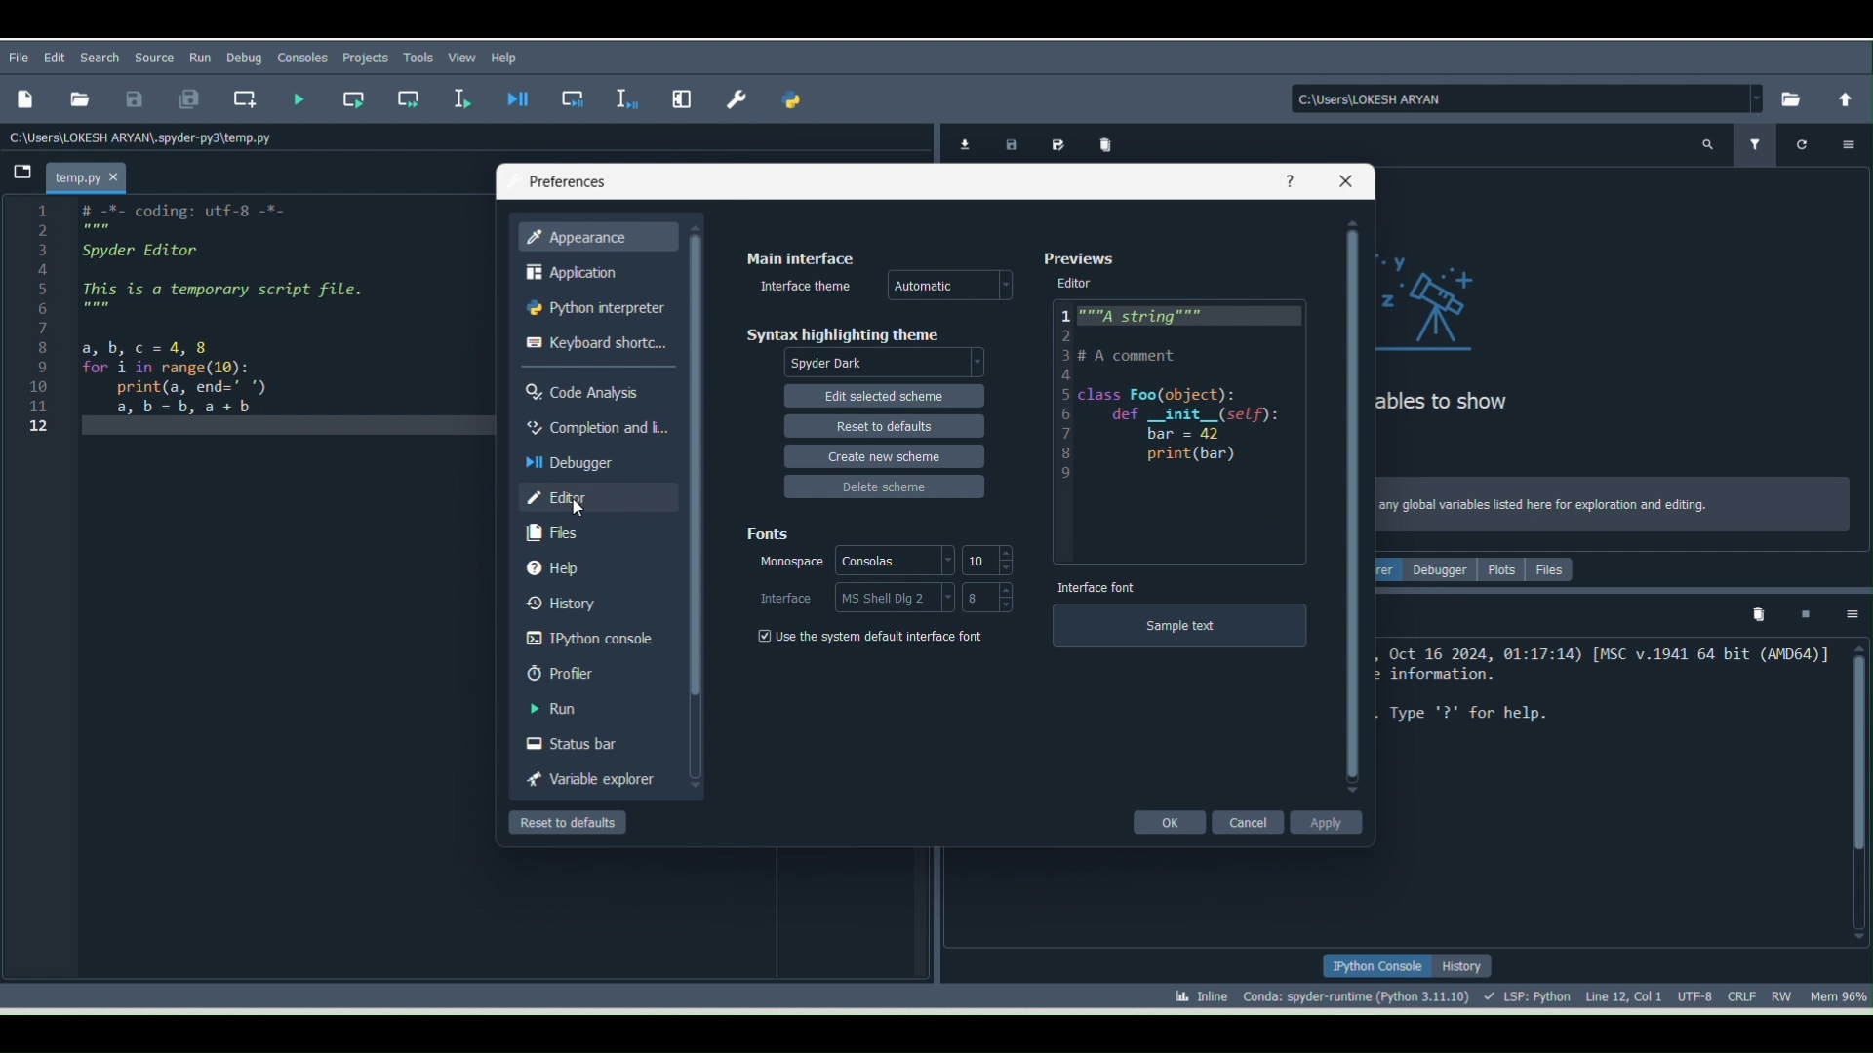 This screenshot has width=1873, height=1053. I want to click on History, so click(597, 600).